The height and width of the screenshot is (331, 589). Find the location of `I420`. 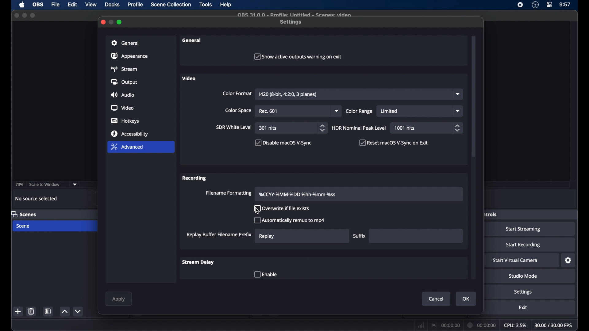

I420 is located at coordinates (287, 94).